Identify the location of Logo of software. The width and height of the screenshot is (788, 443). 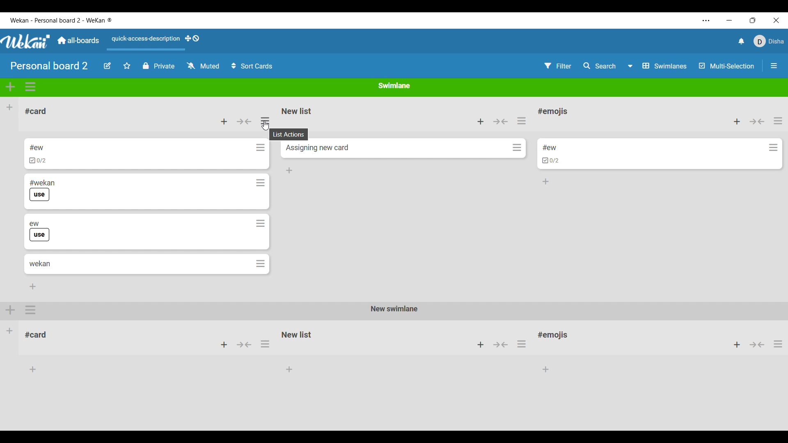
(26, 41).